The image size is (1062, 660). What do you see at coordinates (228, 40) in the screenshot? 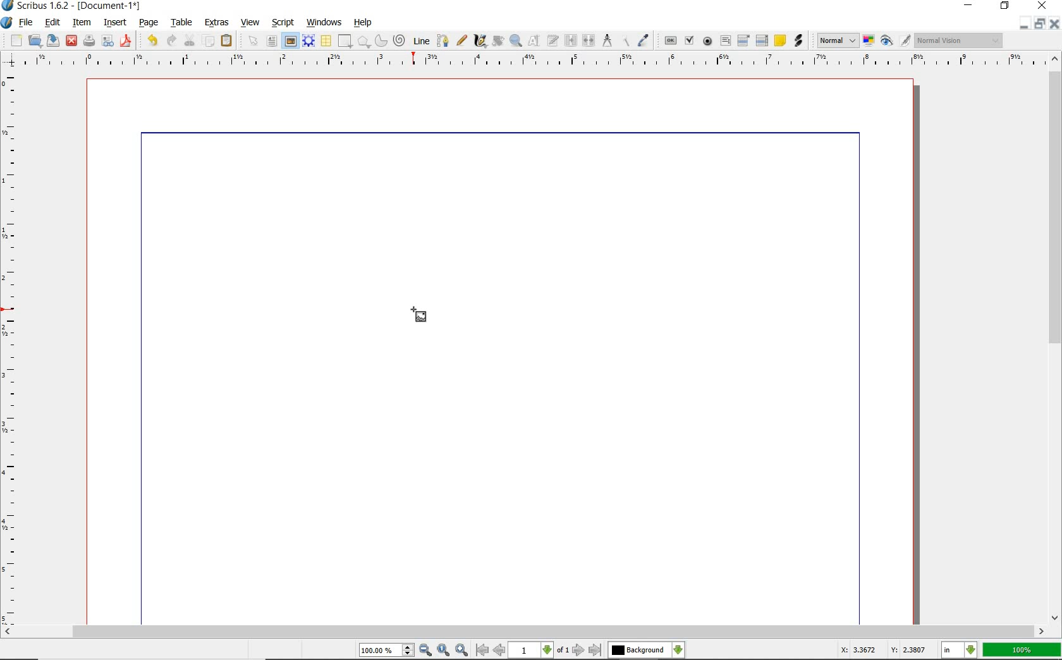
I see `paste` at bounding box center [228, 40].